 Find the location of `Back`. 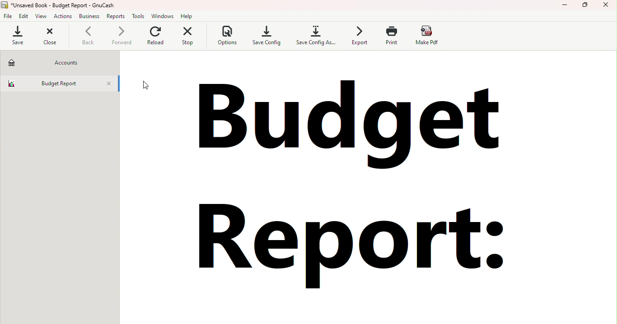

Back is located at coordinates (88, 37).